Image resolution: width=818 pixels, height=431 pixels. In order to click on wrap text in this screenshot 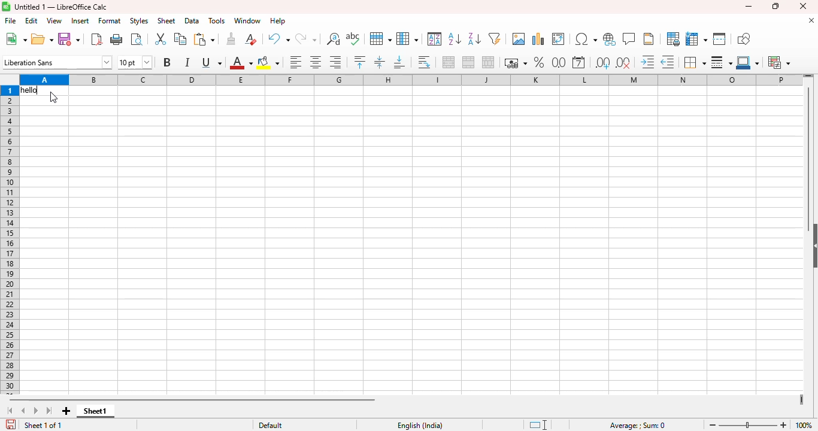, I will do `click(424, 62)`.